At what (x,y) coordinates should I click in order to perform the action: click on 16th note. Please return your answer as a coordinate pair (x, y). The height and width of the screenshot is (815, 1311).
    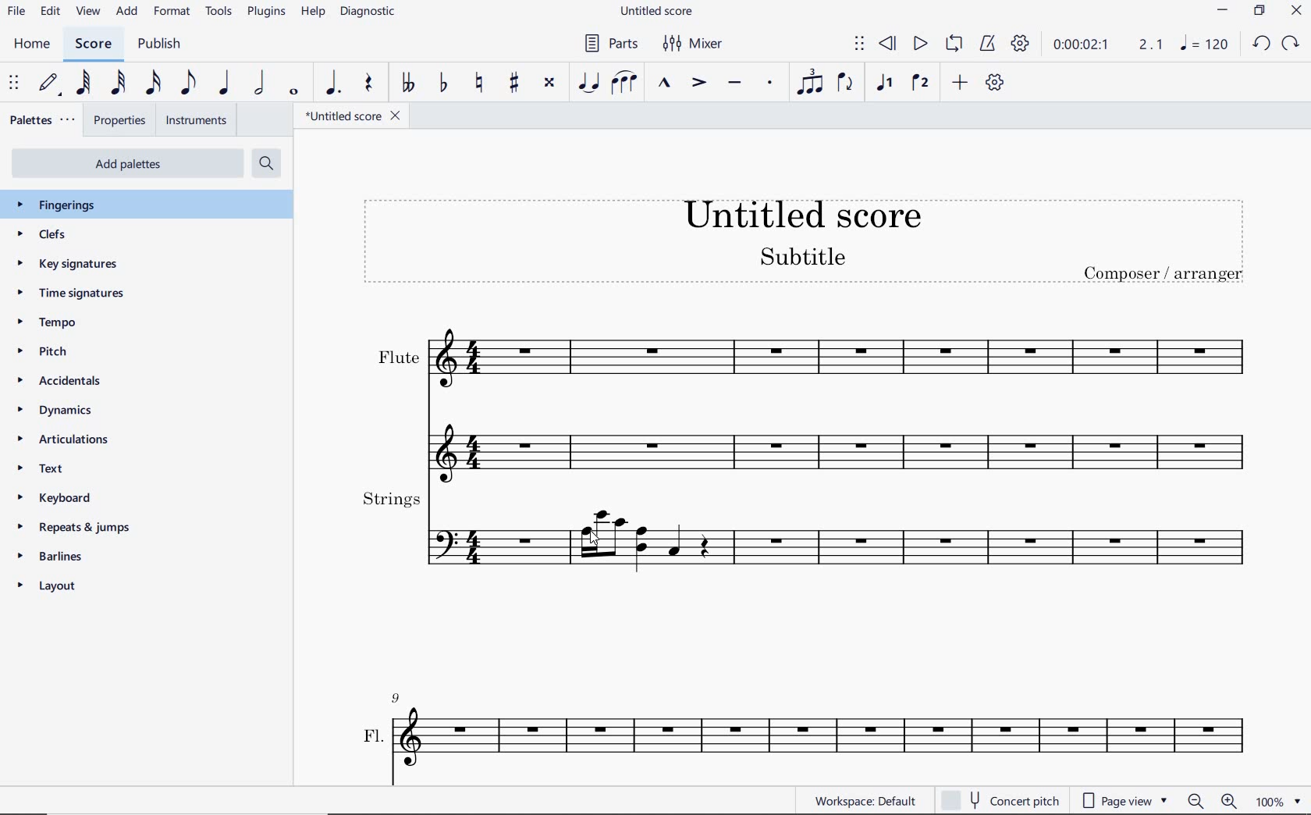
    Looking at the image, I should click on (151, 81).